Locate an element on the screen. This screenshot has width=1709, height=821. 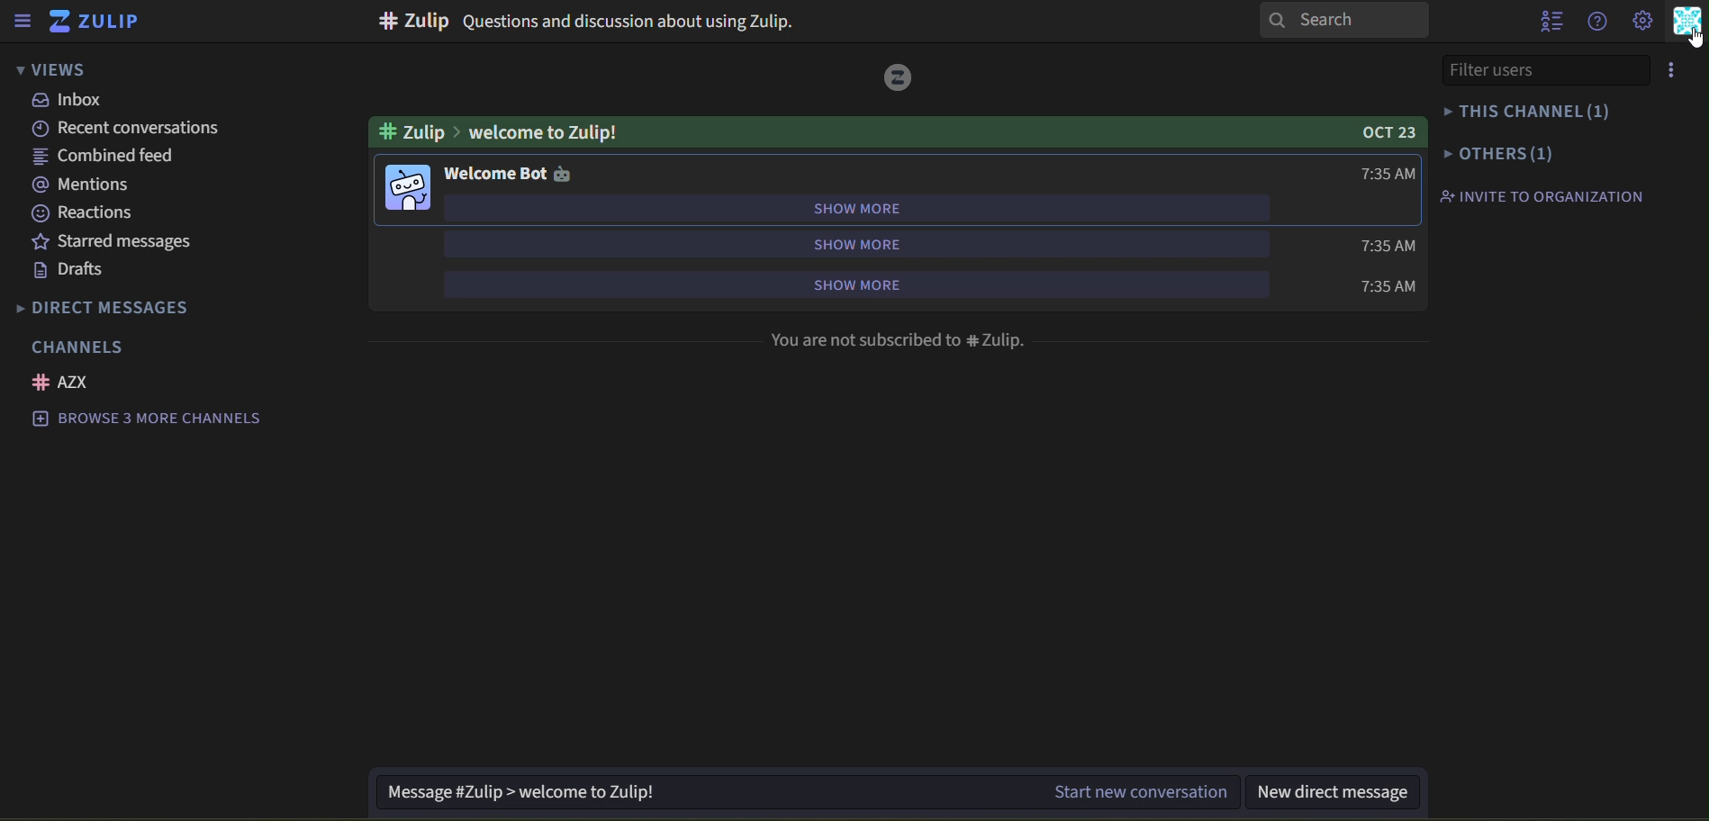
this channel is located at coordinates (1524, 110).